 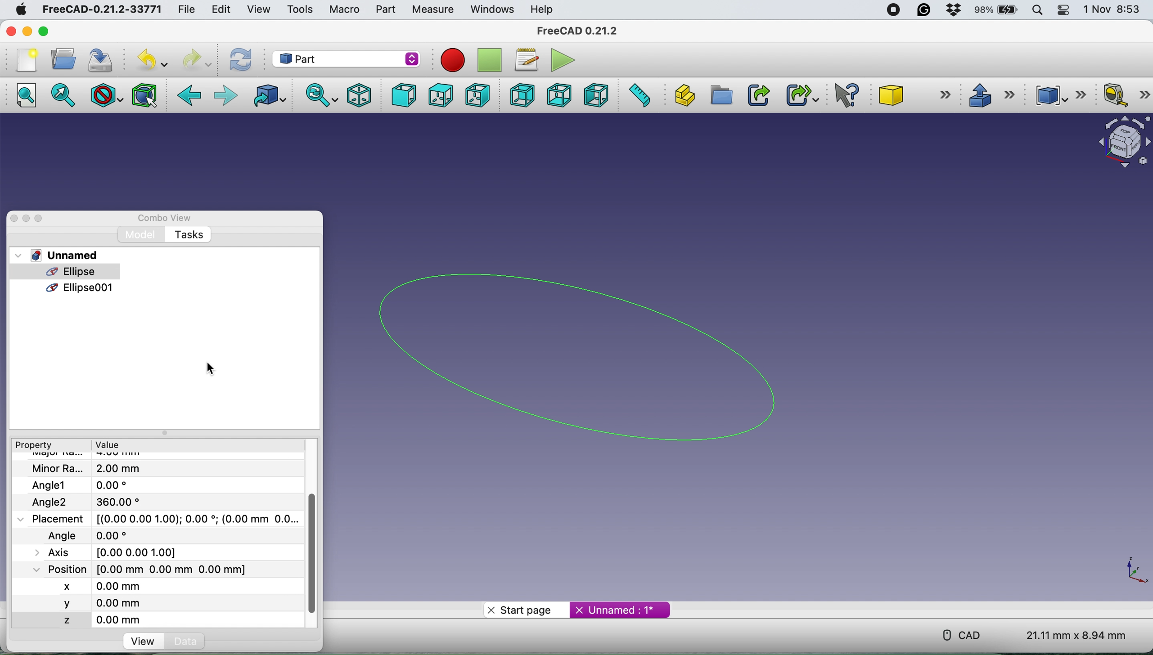 What do you see at coordinates (314, 552) in the screenshot?
I see `vertical scroll bar` at bounding box center [314, 552].